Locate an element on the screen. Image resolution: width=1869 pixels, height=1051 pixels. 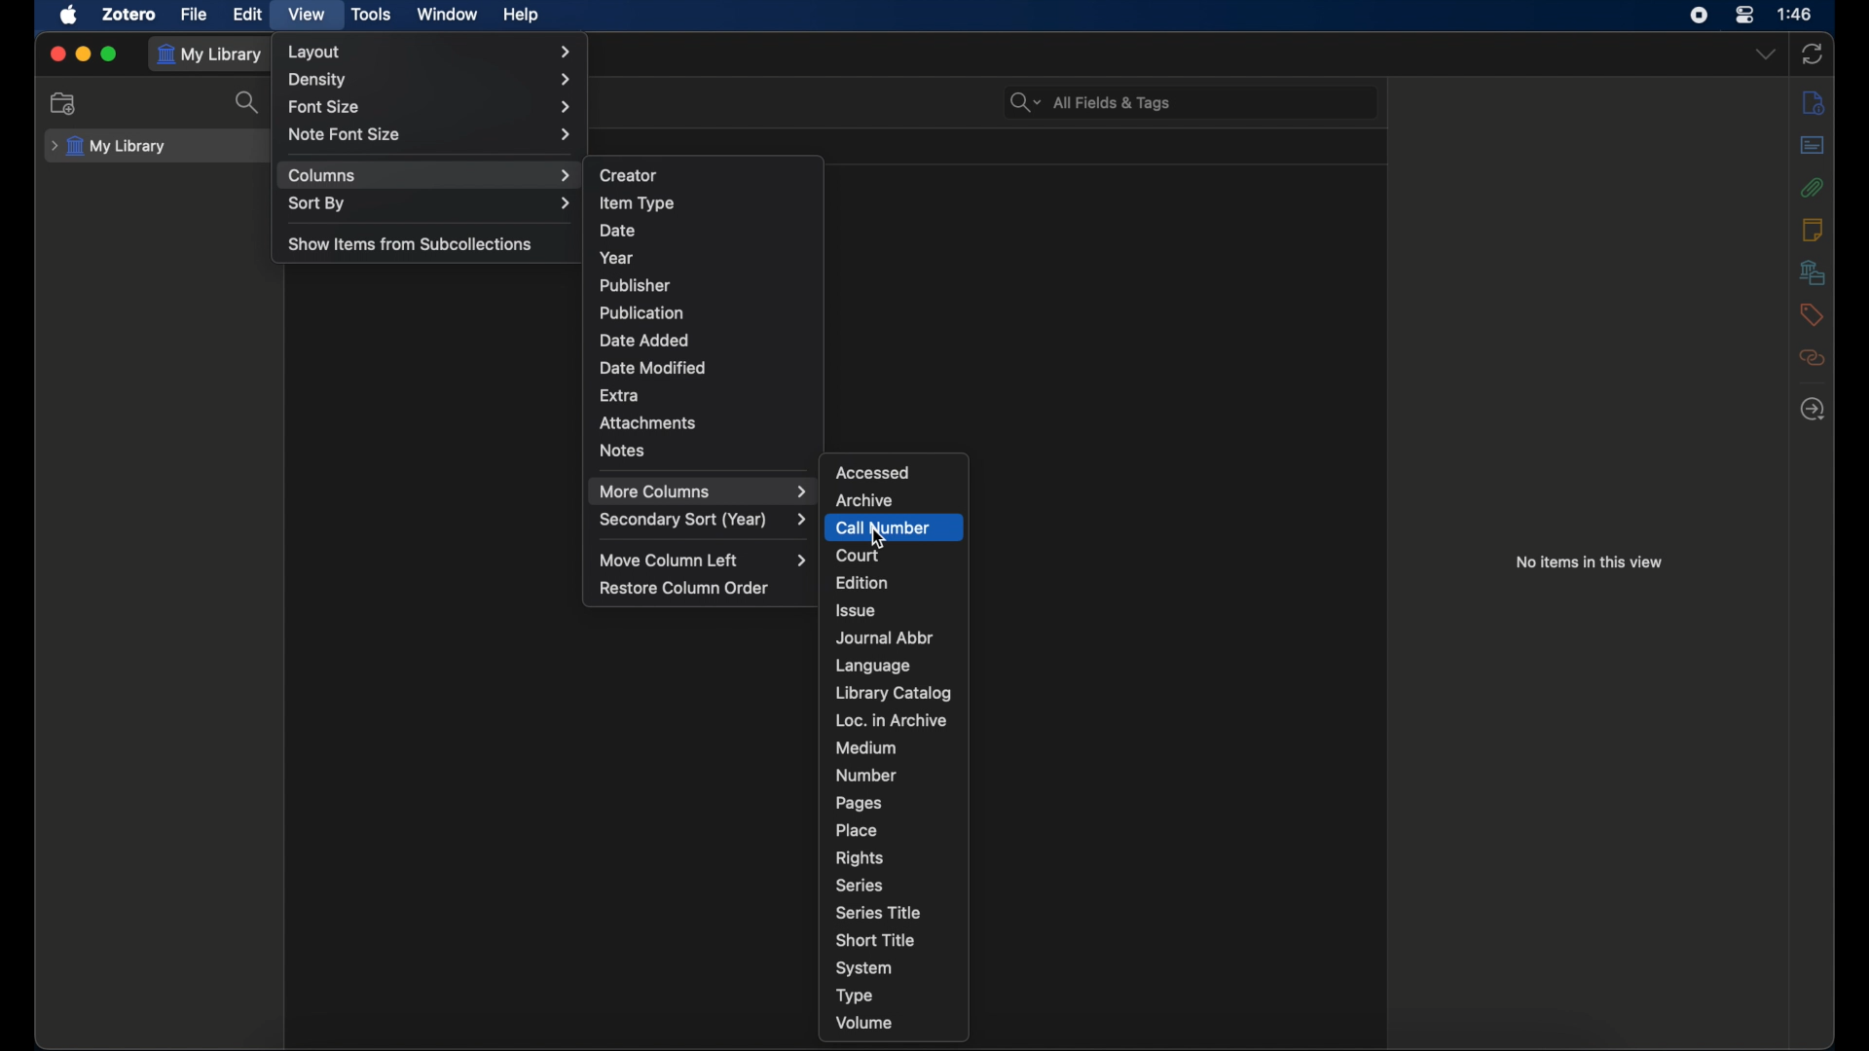
tools is located at coordinates (373, 13).